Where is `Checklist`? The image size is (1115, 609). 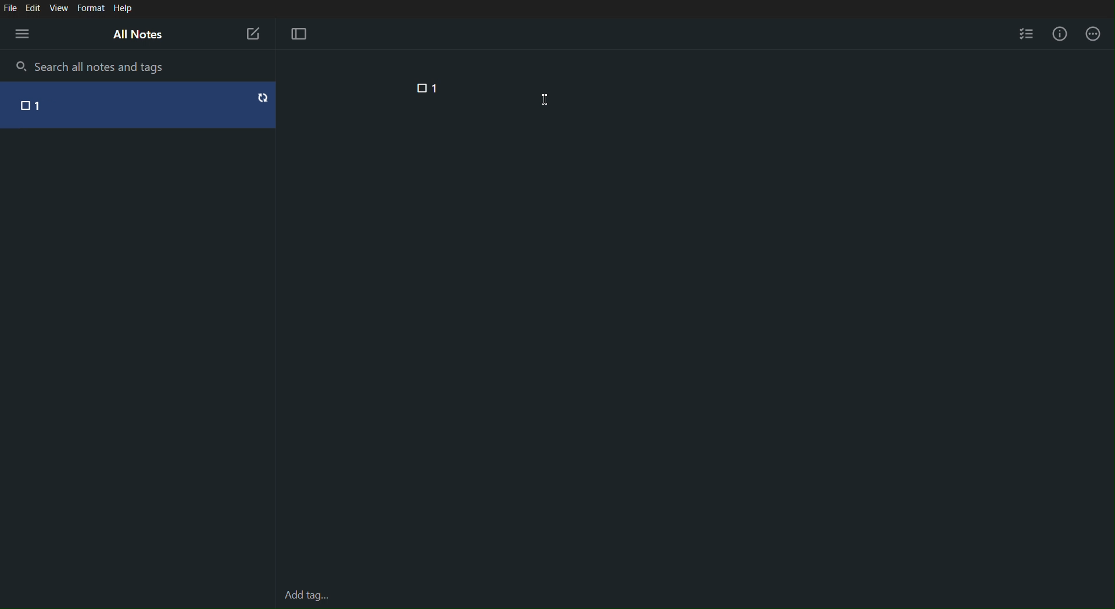
Checklist is located at coordinates (1026, 32).